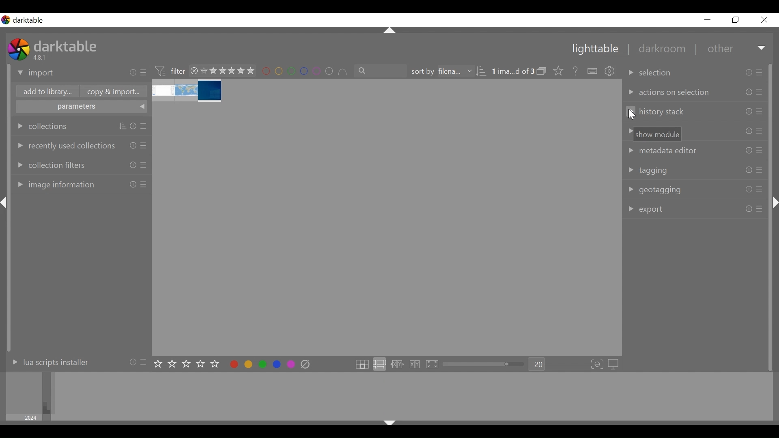 Image resolution: width=779 pixels, height=438 pixels. What do you see at coordinates (398, 365) in the screenshot?
I see `click to enter culling layout in fixed mode` at bounding box center [398, 365].